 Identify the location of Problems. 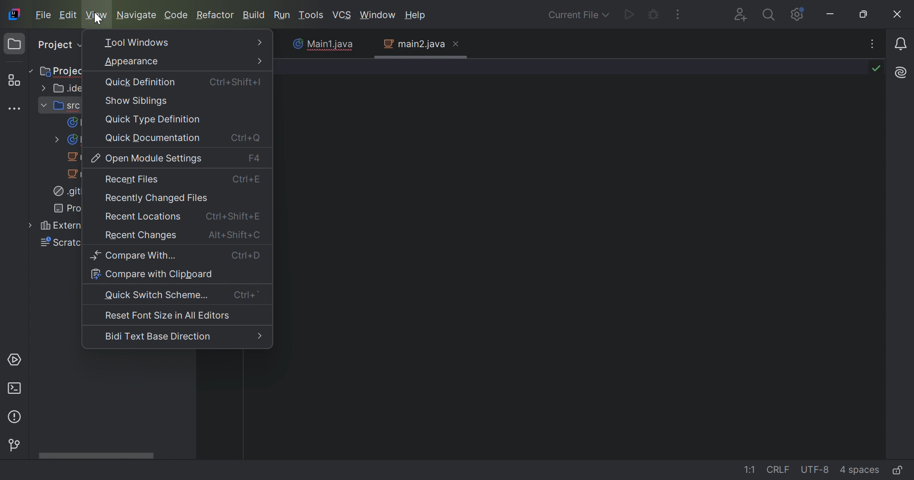
(18, 418).